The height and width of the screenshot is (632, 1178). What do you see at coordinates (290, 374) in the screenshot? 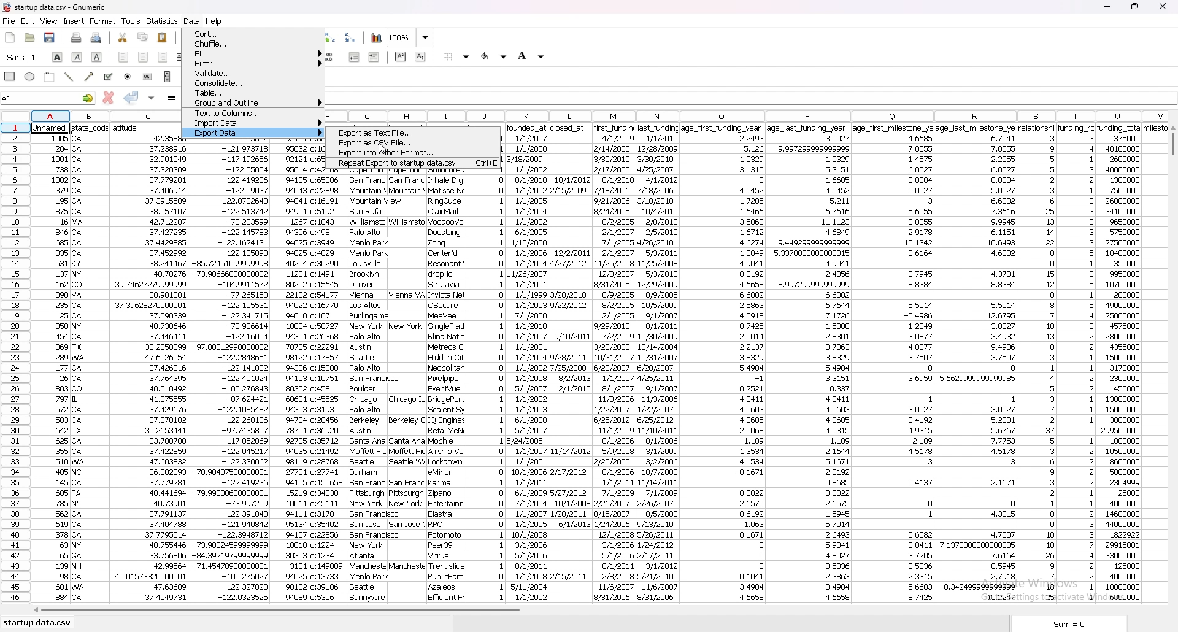
I see `data` at bounding box center [290, 374].